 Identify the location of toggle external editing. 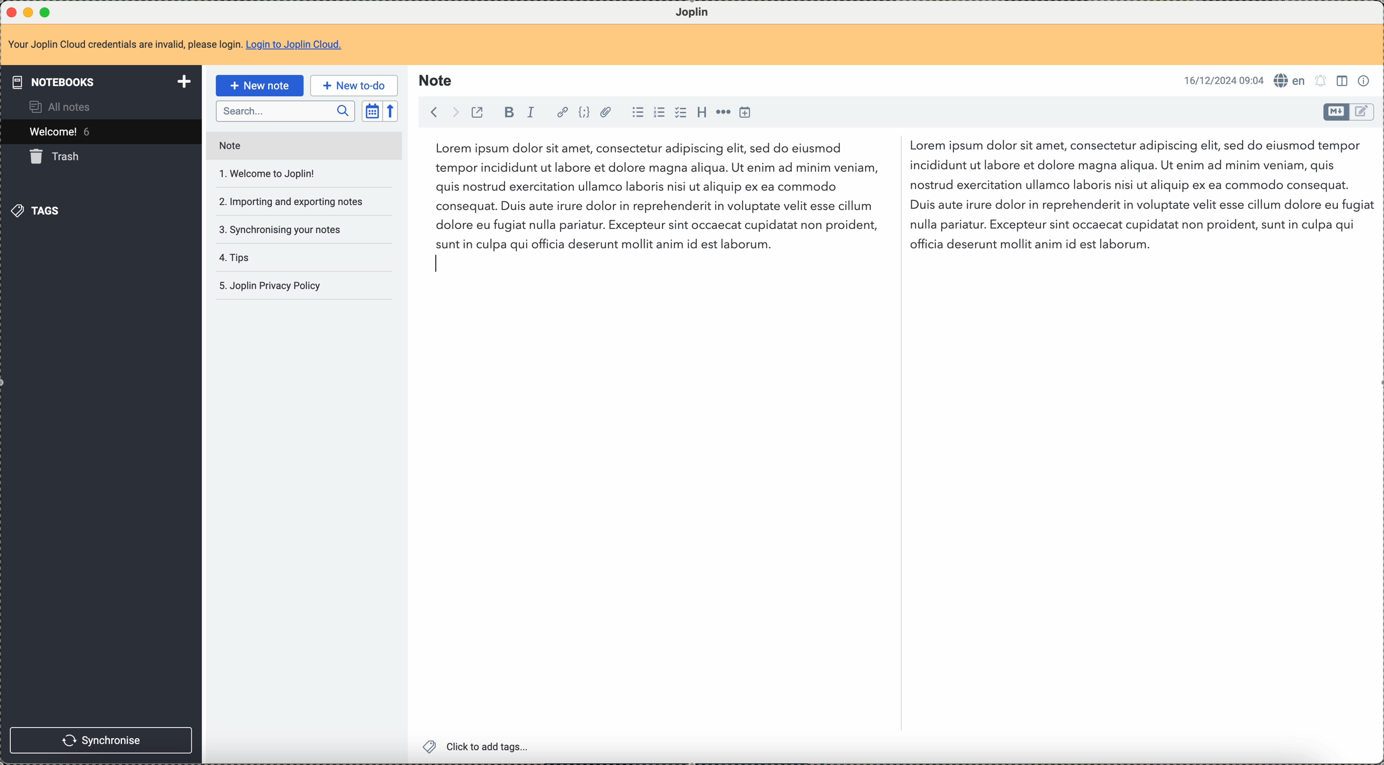
(477, 113).